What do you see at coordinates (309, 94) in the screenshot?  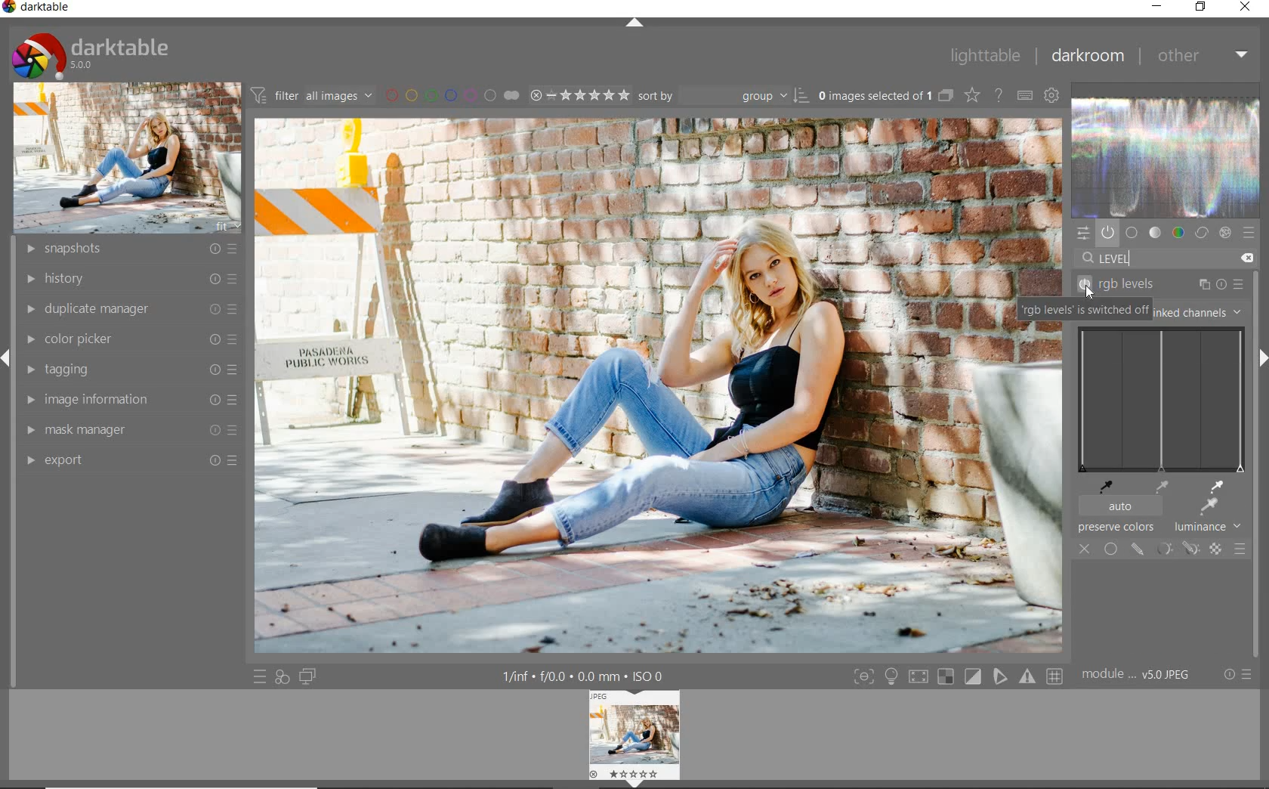 I see `filter all images` at bounding box center [309, 94].